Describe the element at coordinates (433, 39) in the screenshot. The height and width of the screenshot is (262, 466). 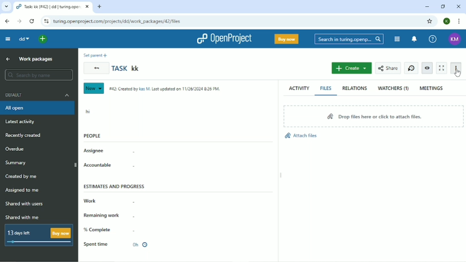
I see `Help` at that location.